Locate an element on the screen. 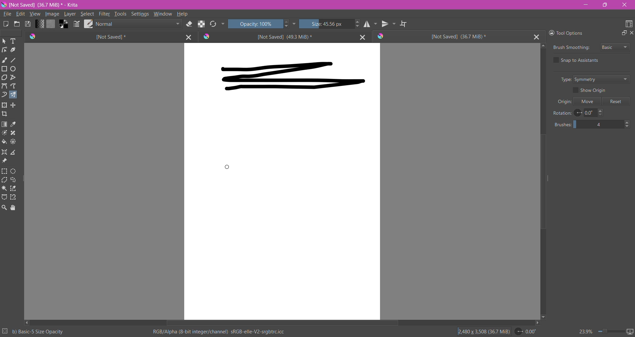 The image size is (635, 337). Fill Patterns is located at coordinates (51, 24).